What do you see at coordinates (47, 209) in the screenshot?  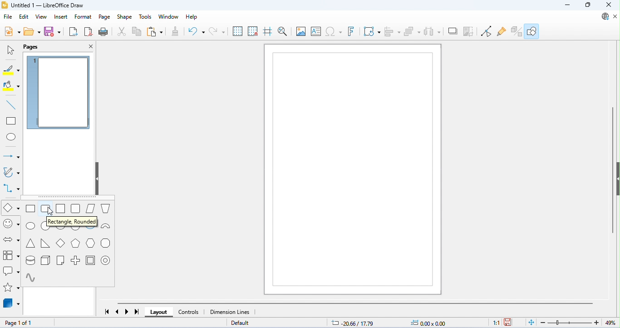 I see `rounded rectangle` at bounding box center [47, 209].